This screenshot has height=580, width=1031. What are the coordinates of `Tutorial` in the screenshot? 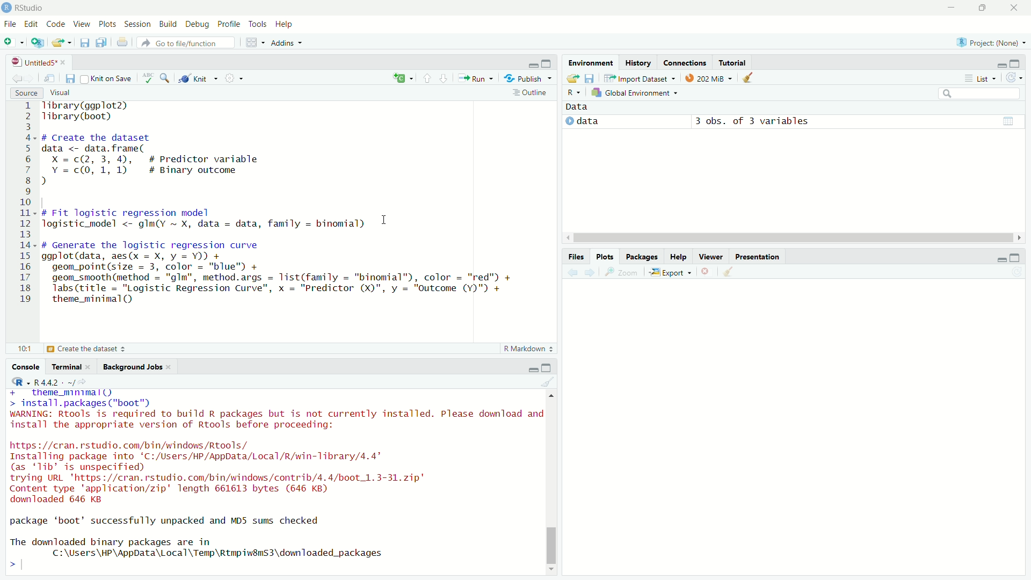 It's located at (733, 62).